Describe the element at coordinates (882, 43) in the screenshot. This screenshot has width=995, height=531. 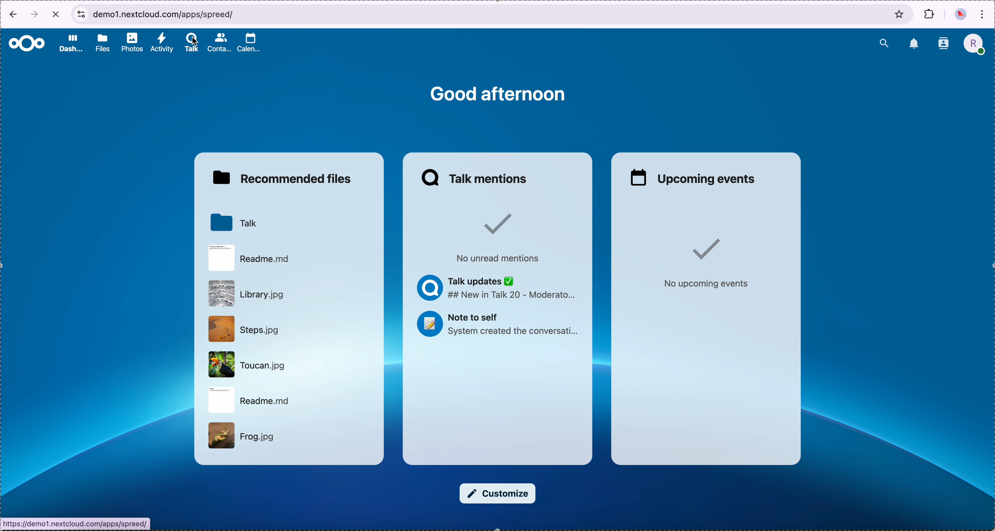
I see `search` at that location.